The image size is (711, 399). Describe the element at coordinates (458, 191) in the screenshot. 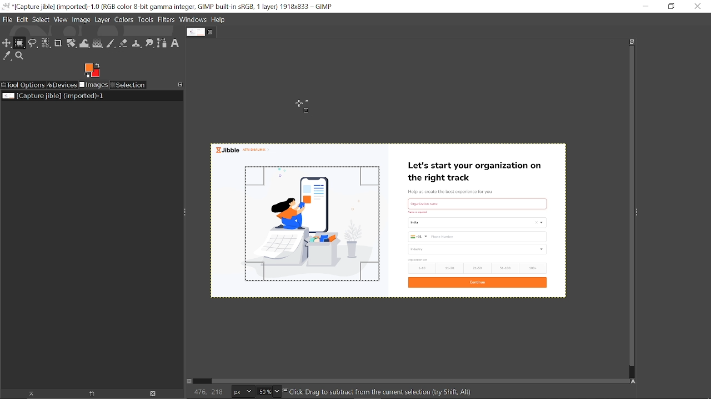

I see `Help us create the best experience for you` at that location.